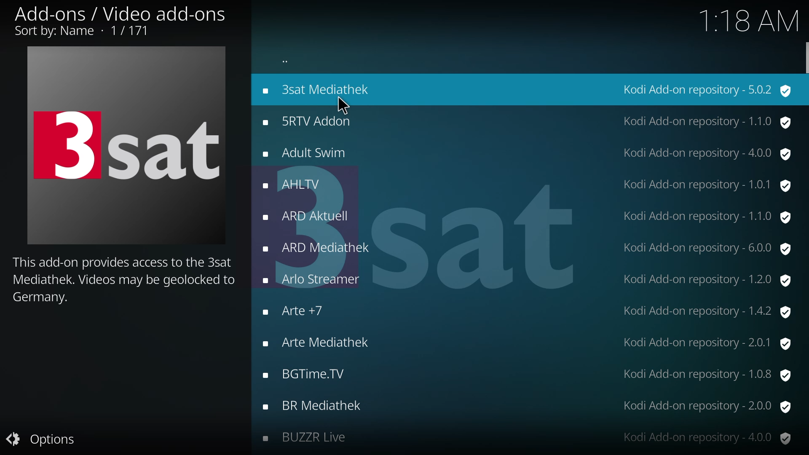 The height and width of the screenshot is (455, 809). Describe the element at coordinates (45, 437) in the screenshot. I see `options` at that location.